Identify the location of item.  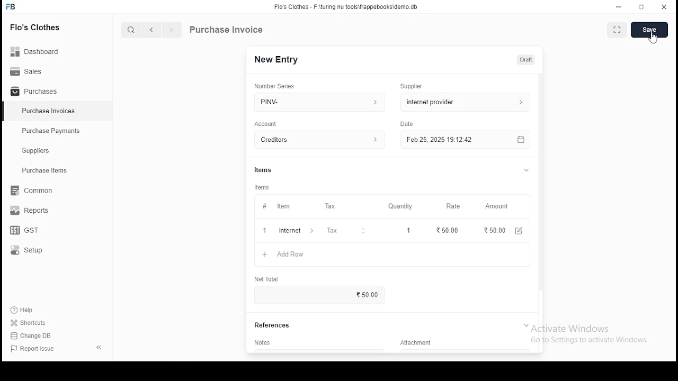
(283, 207).